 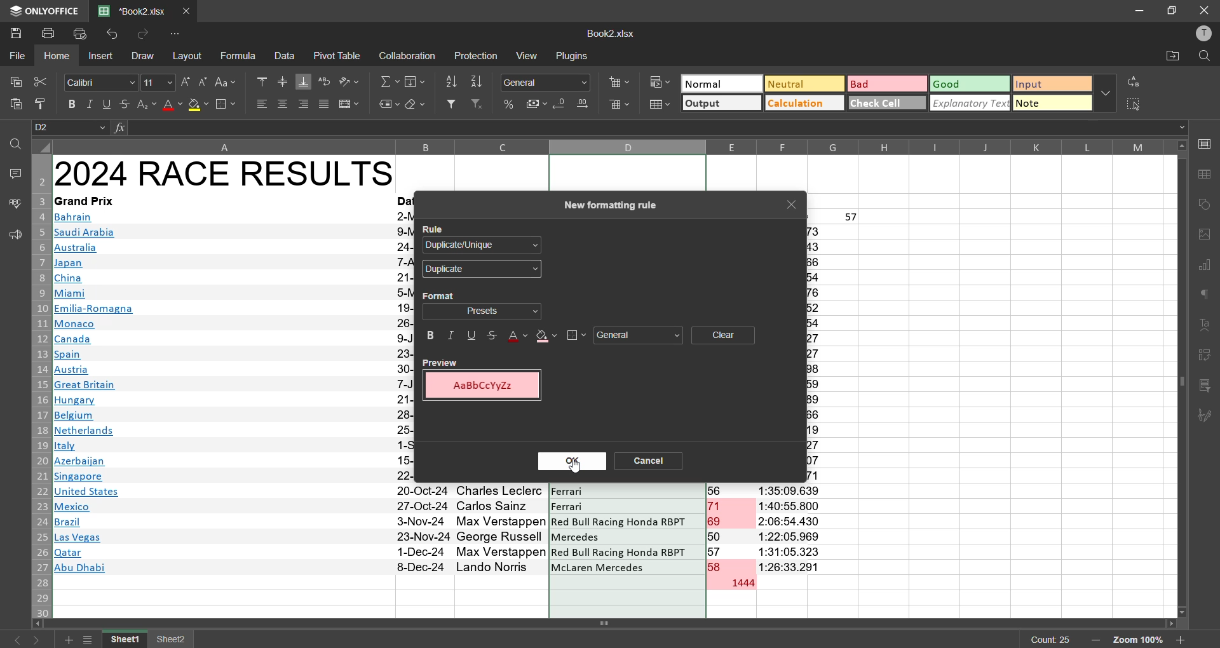 What do you see at coordinates (348, 81) in the screenshot?
I see `orientation` at bounding box center [348, 81].